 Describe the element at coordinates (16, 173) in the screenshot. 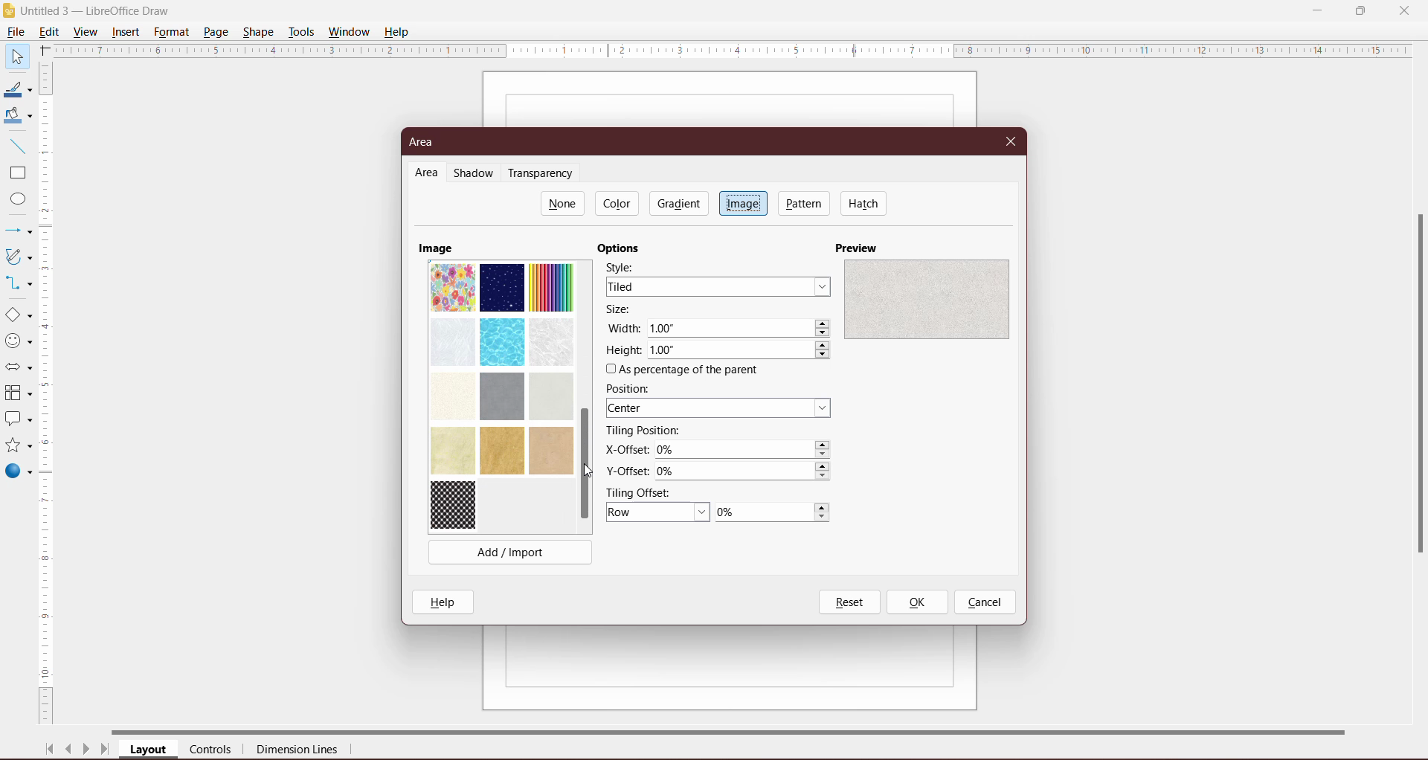

I see `Rectangle` at that location.